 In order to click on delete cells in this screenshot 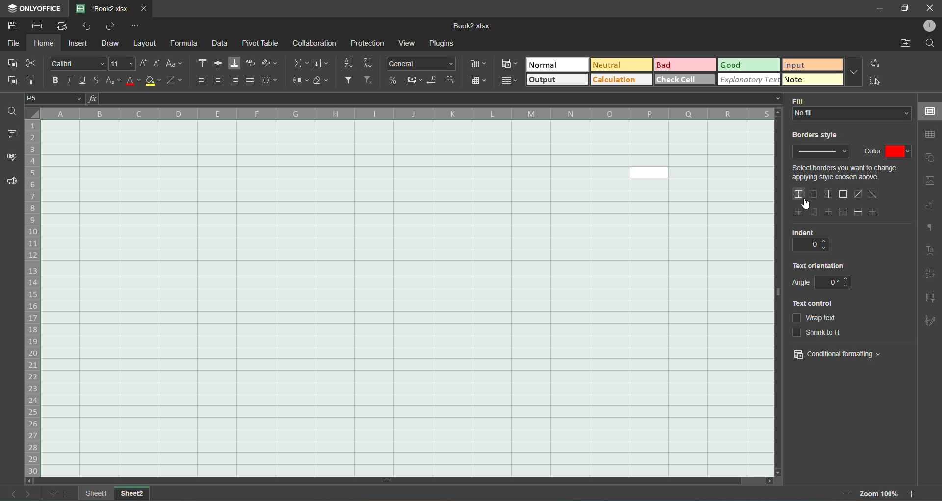, I will do `click(476, 82)`.